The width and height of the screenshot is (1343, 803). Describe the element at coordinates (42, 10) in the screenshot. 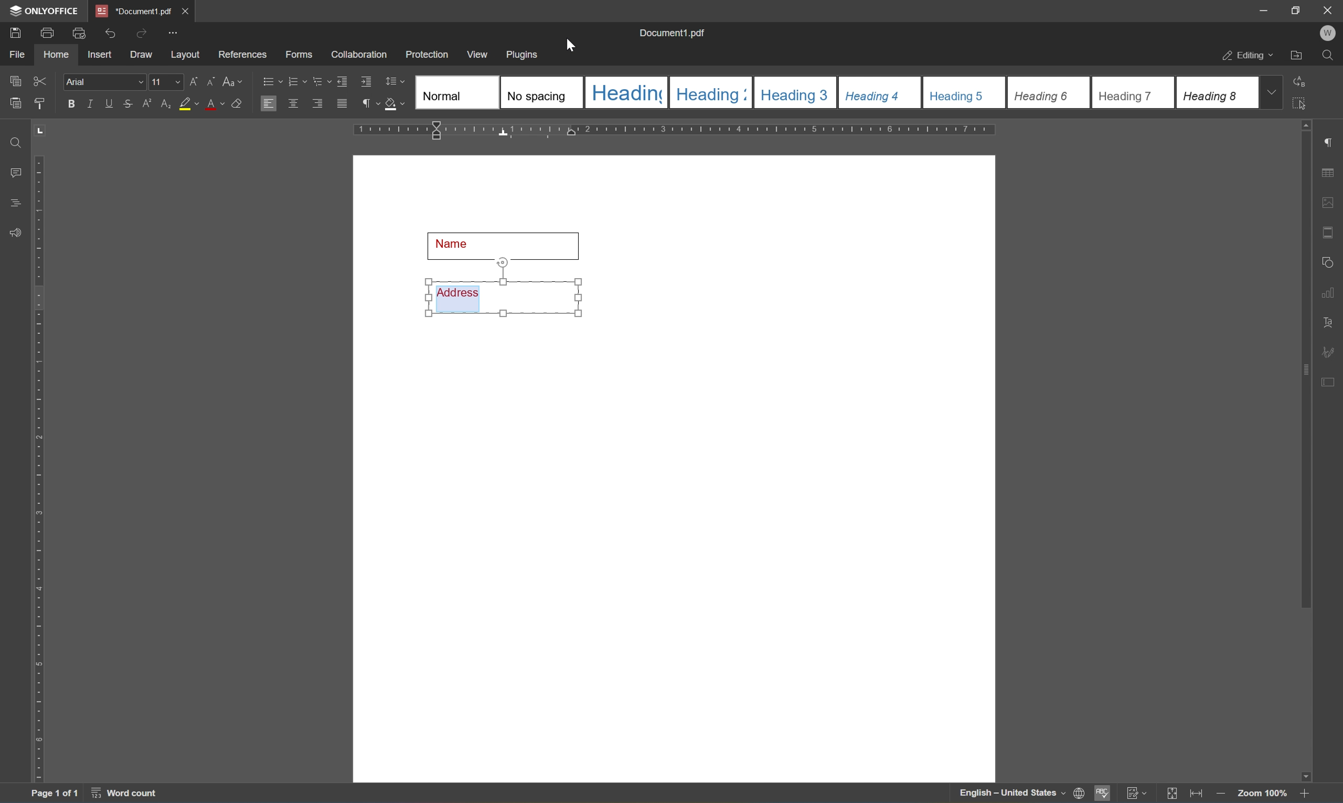

I see `ONLYOFFICE` at that location.